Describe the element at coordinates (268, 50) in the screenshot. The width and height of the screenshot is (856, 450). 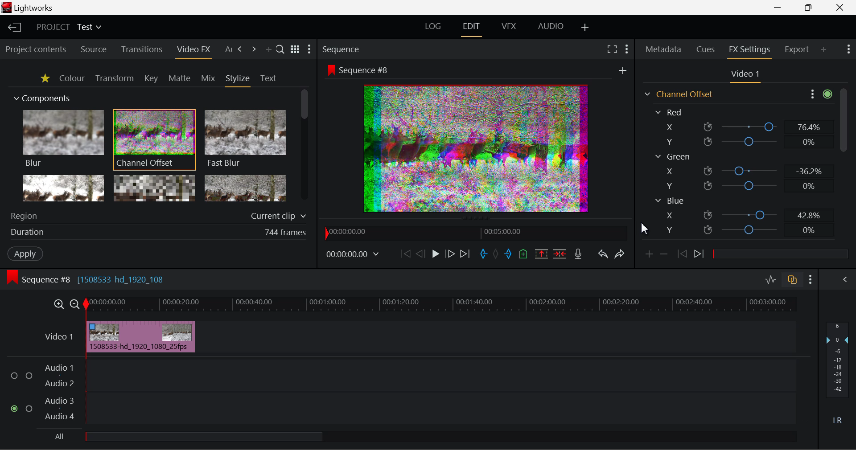
I see `Add Panel` at that location.